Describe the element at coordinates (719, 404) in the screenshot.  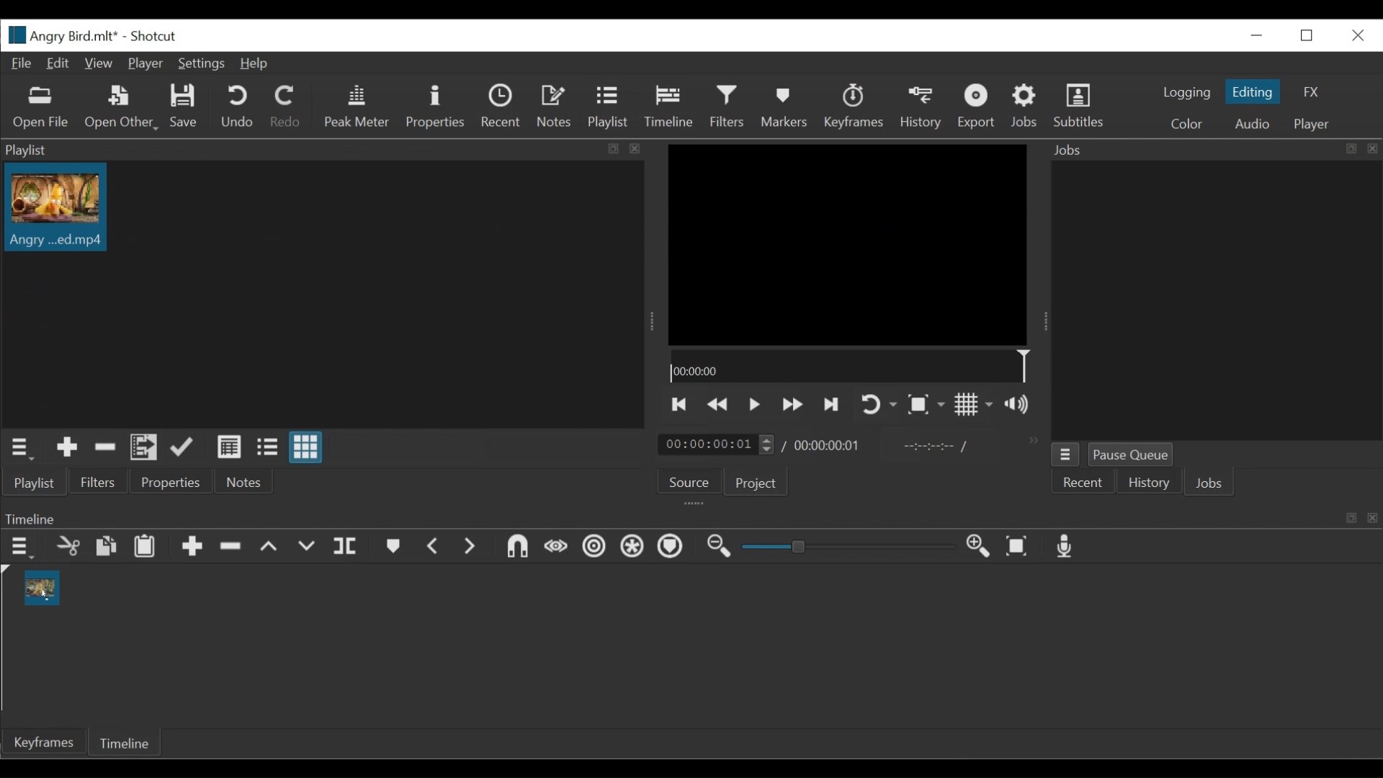
I see `play previous quickly` at that location.